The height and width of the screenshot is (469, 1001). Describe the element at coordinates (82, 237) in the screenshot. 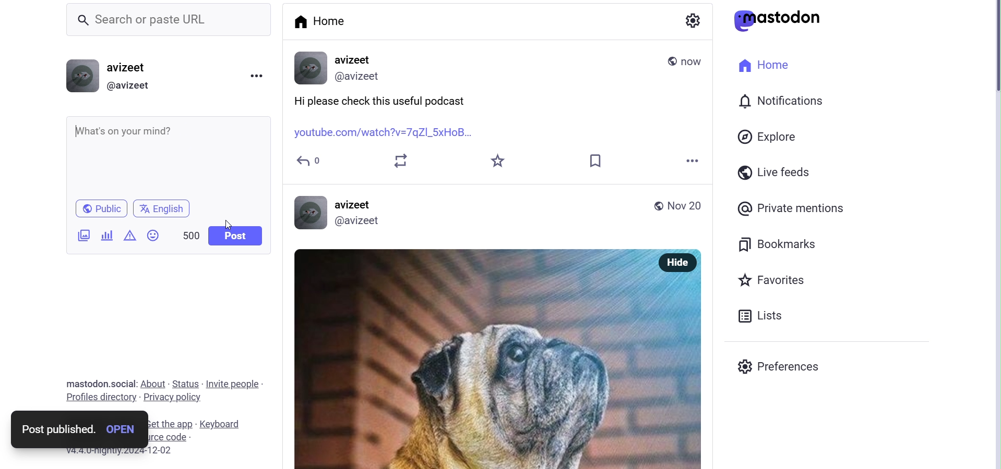

I see `add images` at that location.